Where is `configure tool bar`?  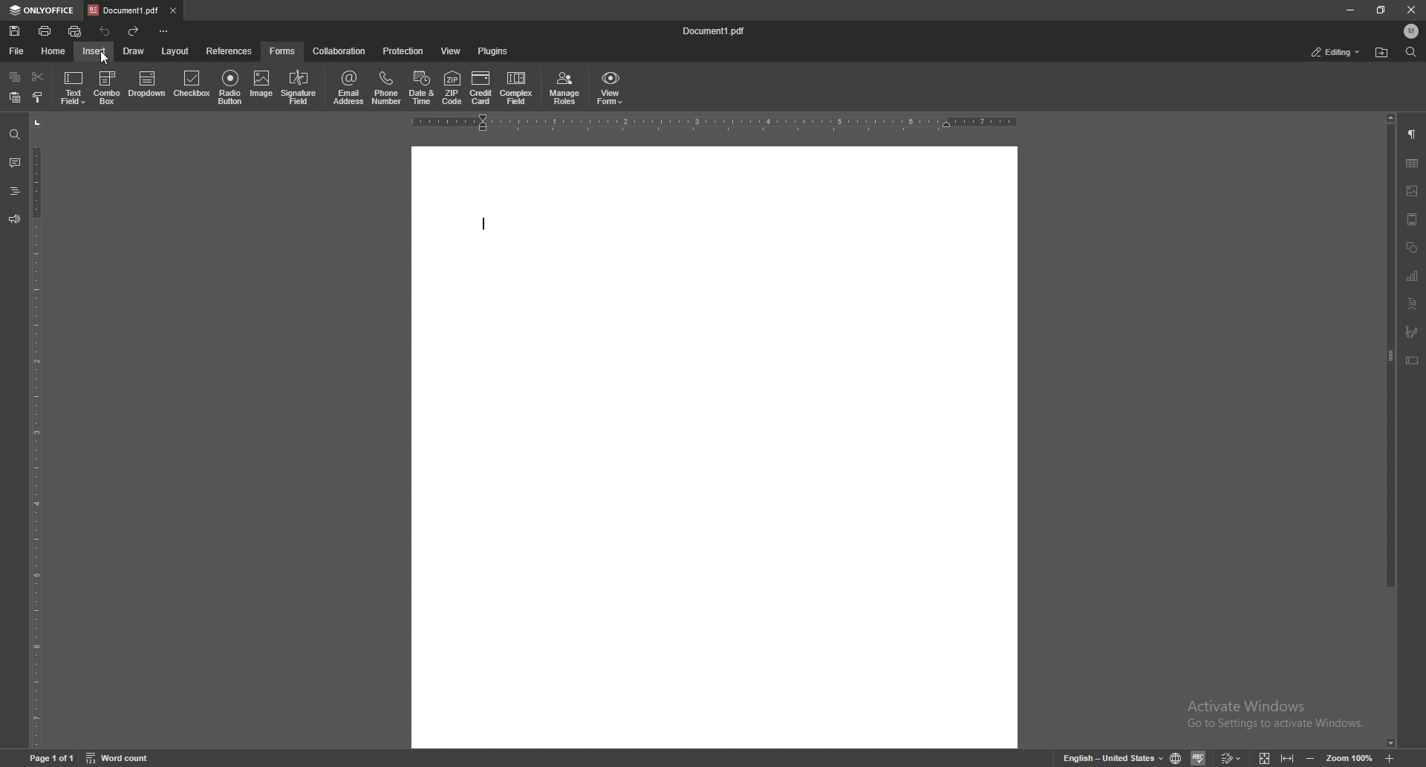
configure tool bar is located at coordinates (166, 31).